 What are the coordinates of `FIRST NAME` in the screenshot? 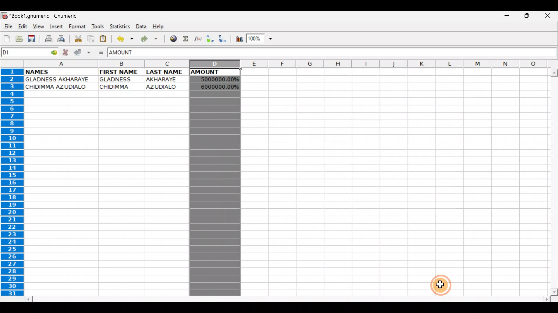 It's located at (120, 72).